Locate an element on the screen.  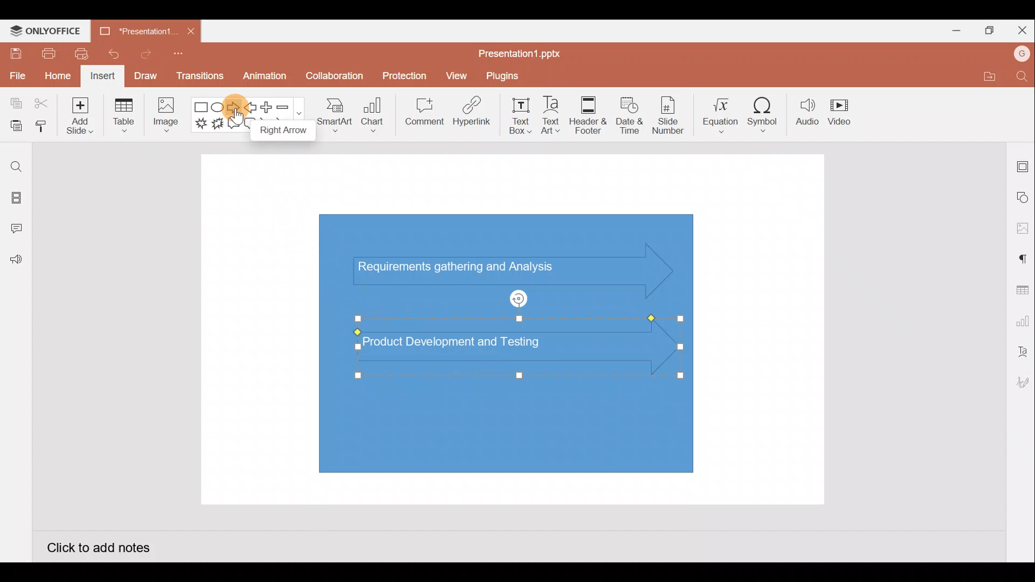
SmartArt is located at coordinates (334, 113).